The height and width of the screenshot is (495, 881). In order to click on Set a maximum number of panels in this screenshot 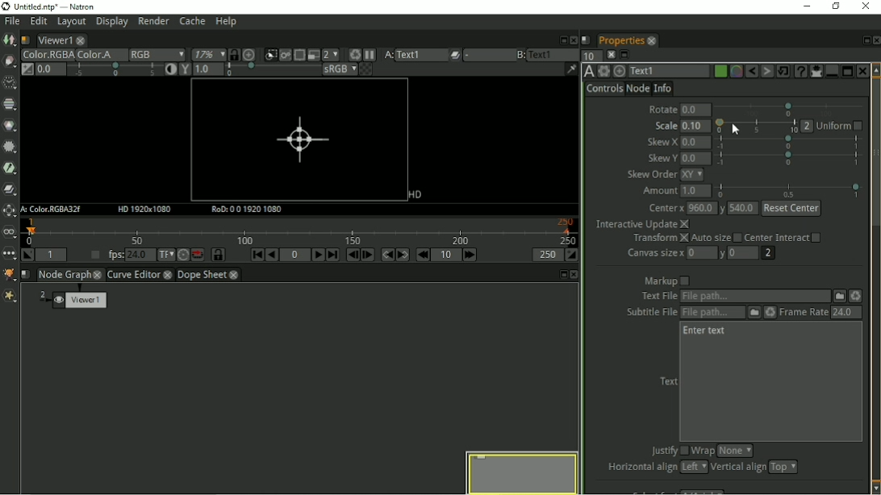, I will do `click(589, 56)`.